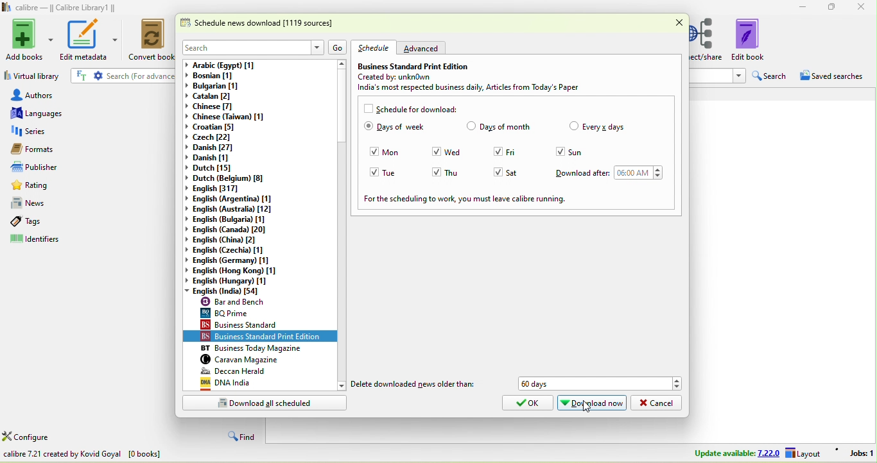 The width and height of the screenshot is (877, 463). What do you see at coordinates (265, 348) in the screenshot?
I see `business today magazine` at bounding box center [265, 348].